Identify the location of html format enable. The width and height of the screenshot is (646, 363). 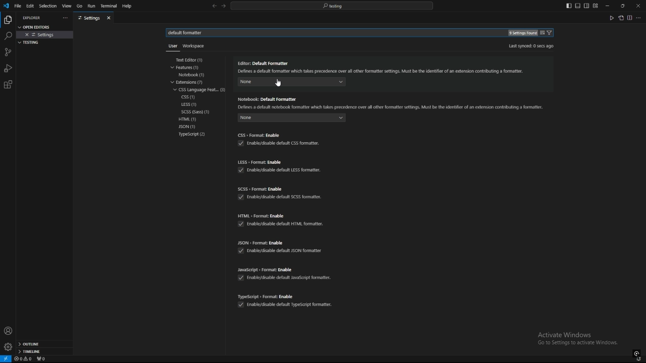
(282, 215).